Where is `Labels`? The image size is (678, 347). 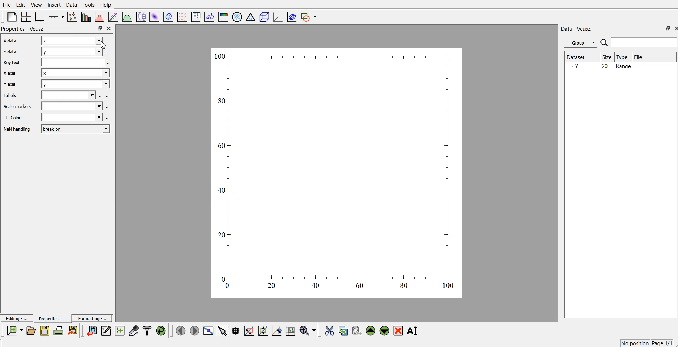 Labels is located at coordinates (10, 96).